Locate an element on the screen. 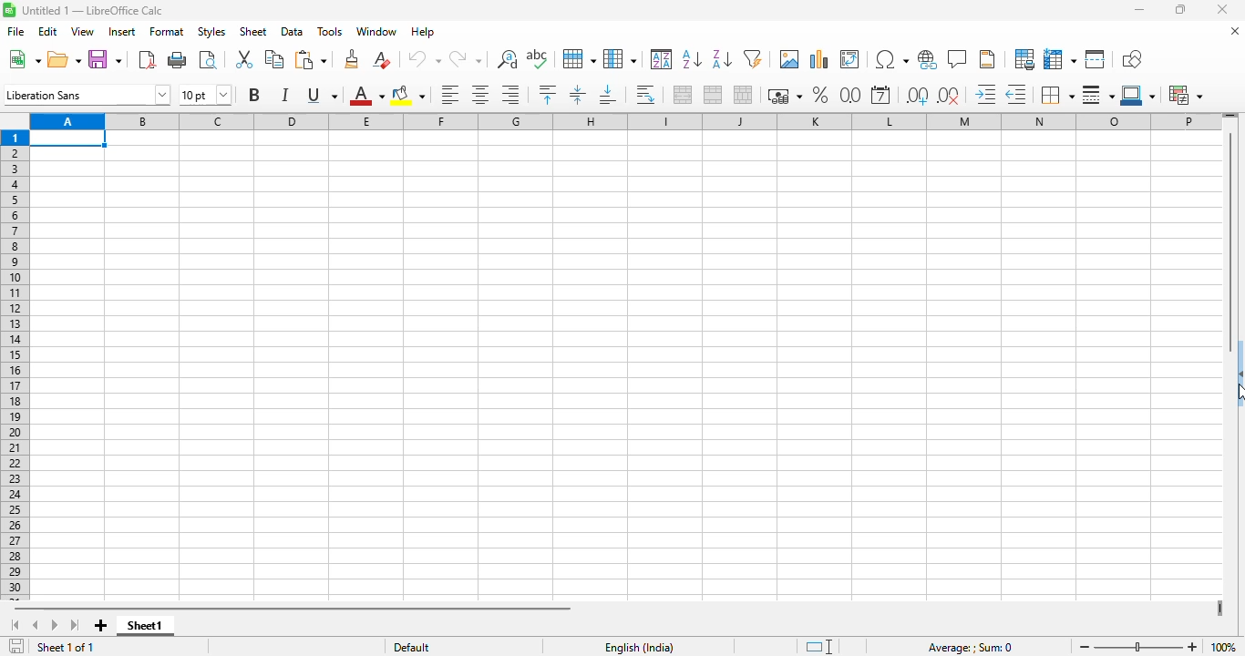 The width and height of the screenshot is (1245, 656). align center is located at coordinates (480, 95).